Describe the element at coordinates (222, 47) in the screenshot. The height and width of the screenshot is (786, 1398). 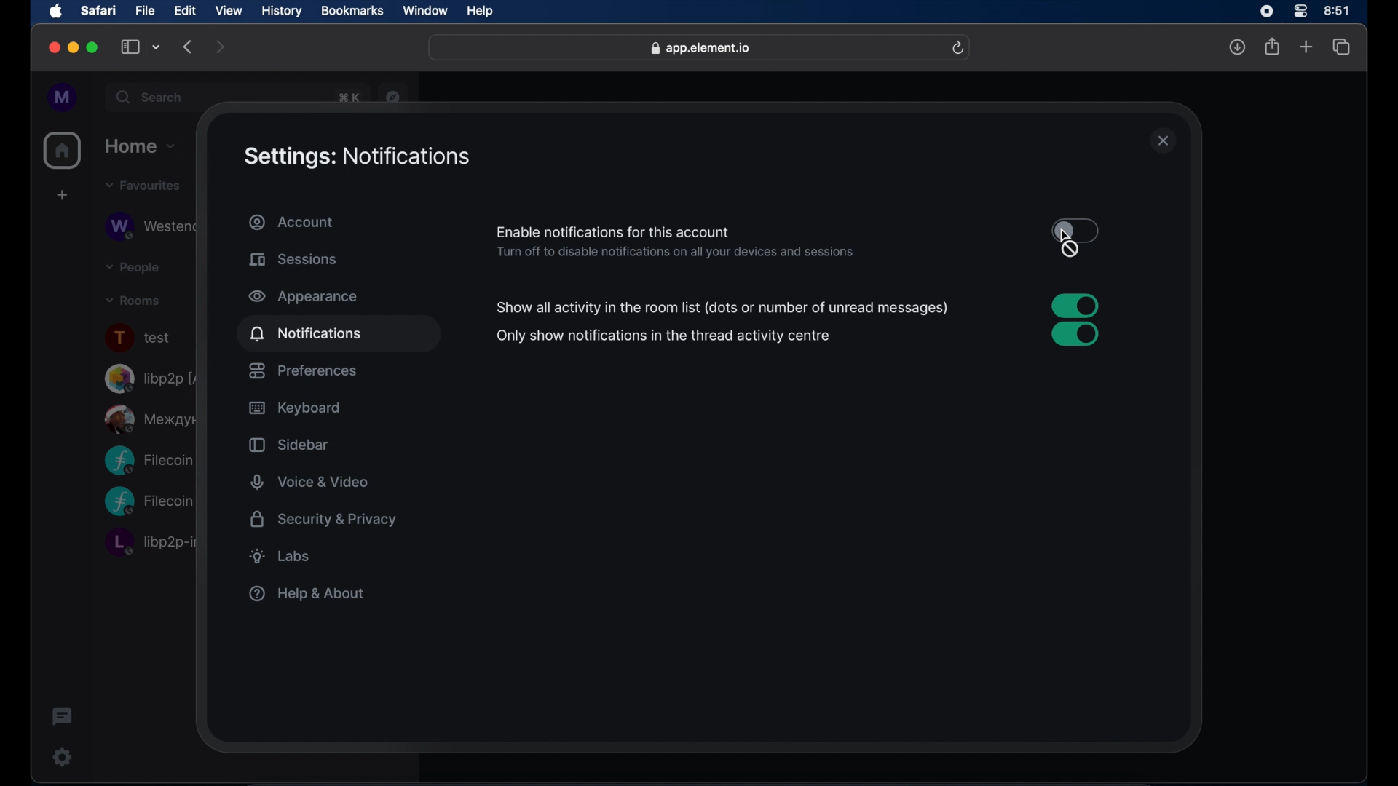
I see `forward` at that location.